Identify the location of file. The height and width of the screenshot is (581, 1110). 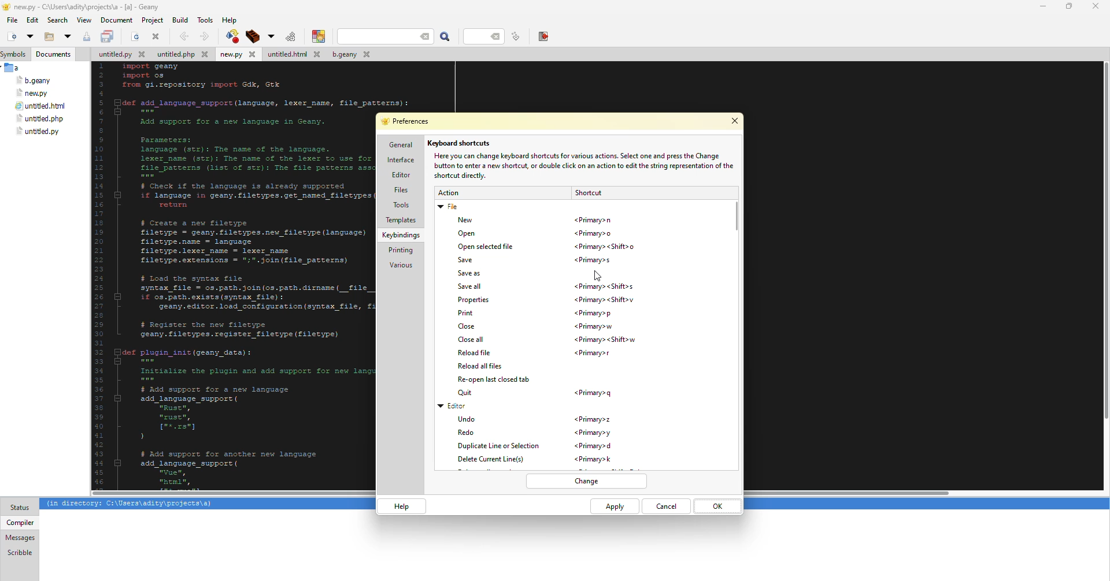
(293, 55).